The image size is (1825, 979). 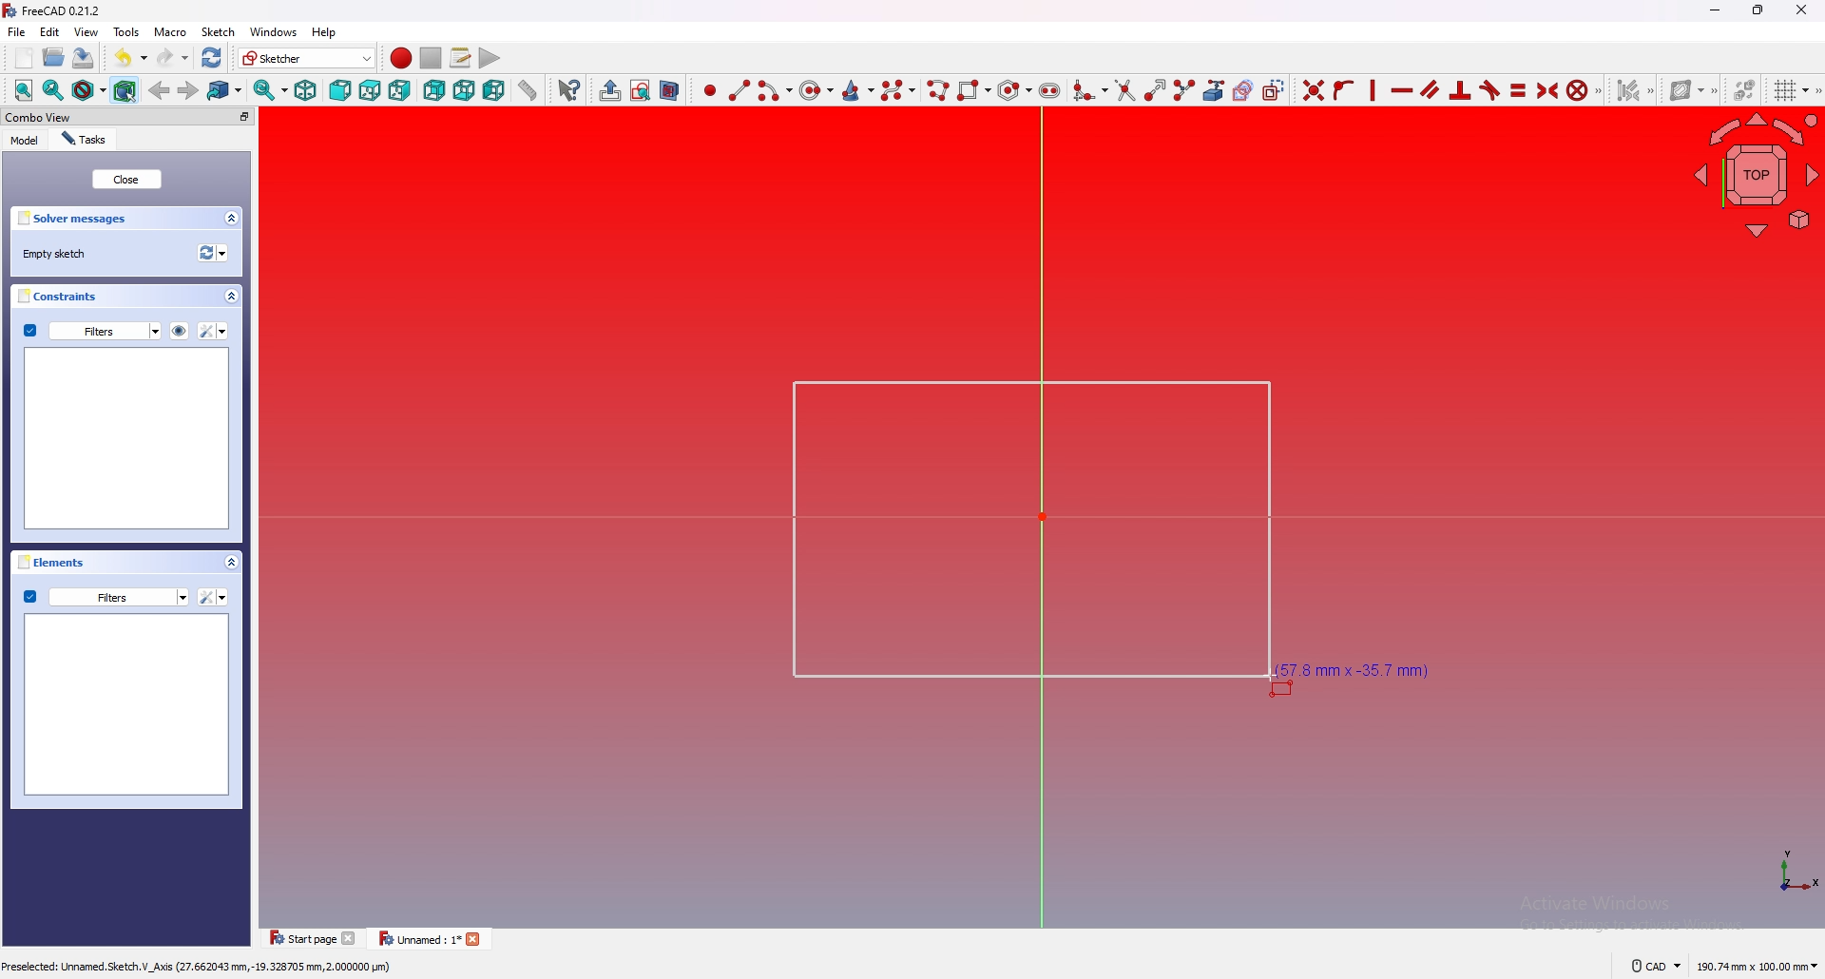 What do you see at coordinates (710, 92) in the screenshot?
I see `create point` at bounding box center [710, 92].